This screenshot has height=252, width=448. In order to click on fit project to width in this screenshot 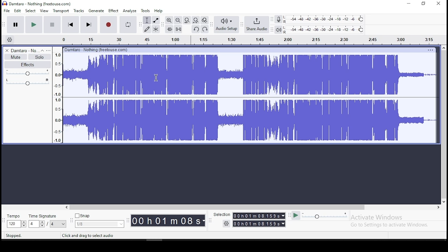, I will do `click(187, 20)`.